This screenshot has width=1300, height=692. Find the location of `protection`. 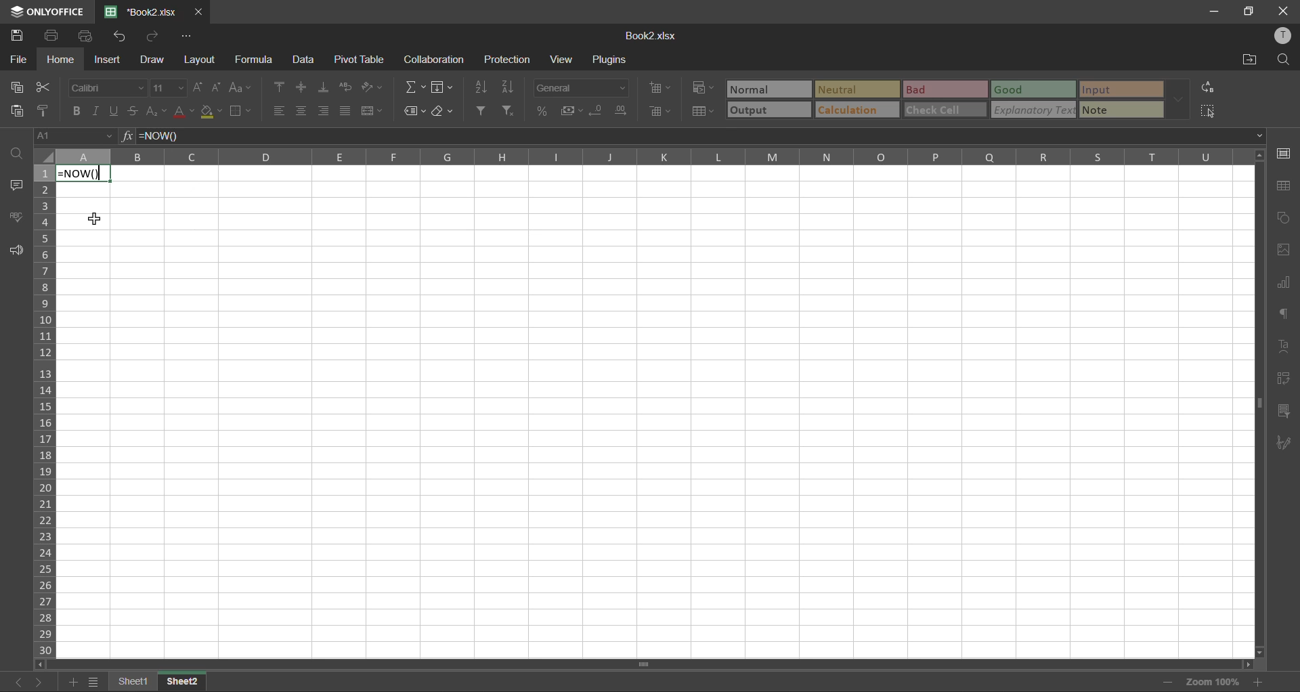

protection is located at coordinates (508, 60).